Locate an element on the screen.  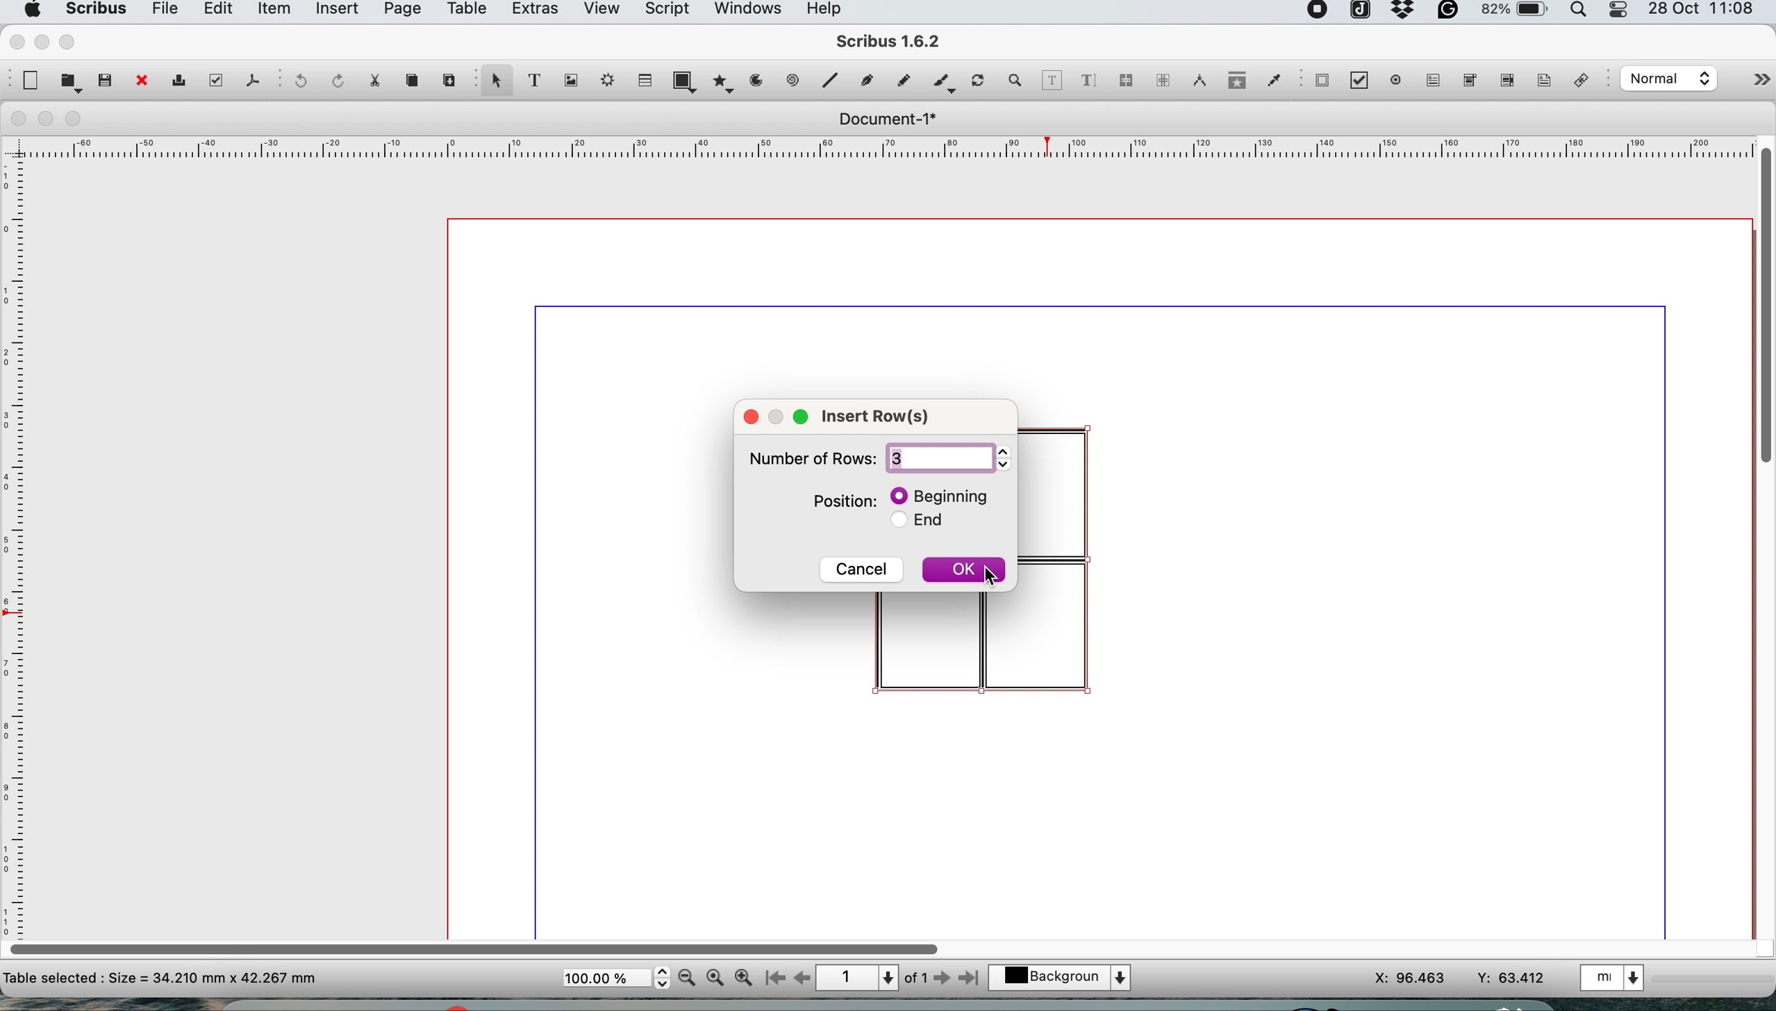
redo is located at coordinates (334, 79).